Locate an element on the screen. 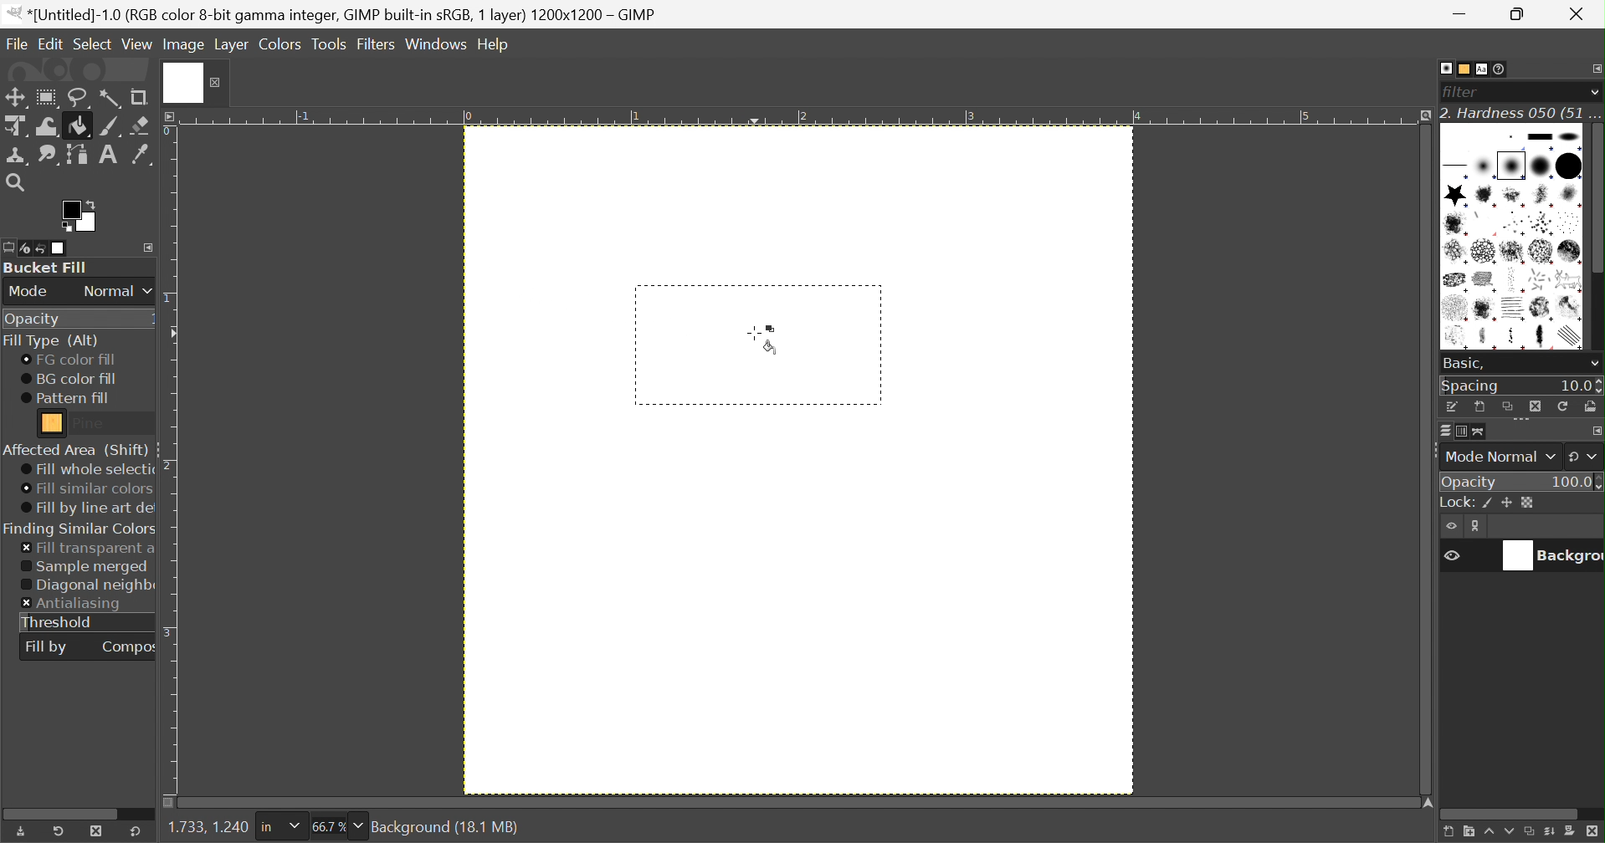 The image size is (1605, 843). Hardness 075 is located at coordinates (1568, 166).